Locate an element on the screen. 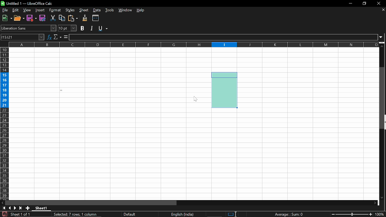 The image size is (386, 217). Got to first sheet is located at coordinates (4, 208).